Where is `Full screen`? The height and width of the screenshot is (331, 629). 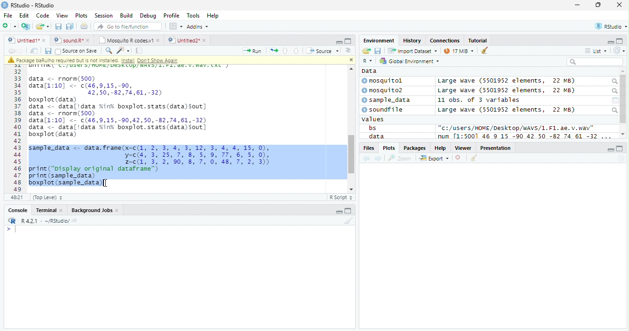 Full screen is located at coordinates (348, 41).